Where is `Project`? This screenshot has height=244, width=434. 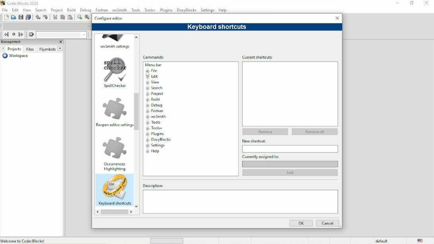 Project is located at coordinates (56, 10).